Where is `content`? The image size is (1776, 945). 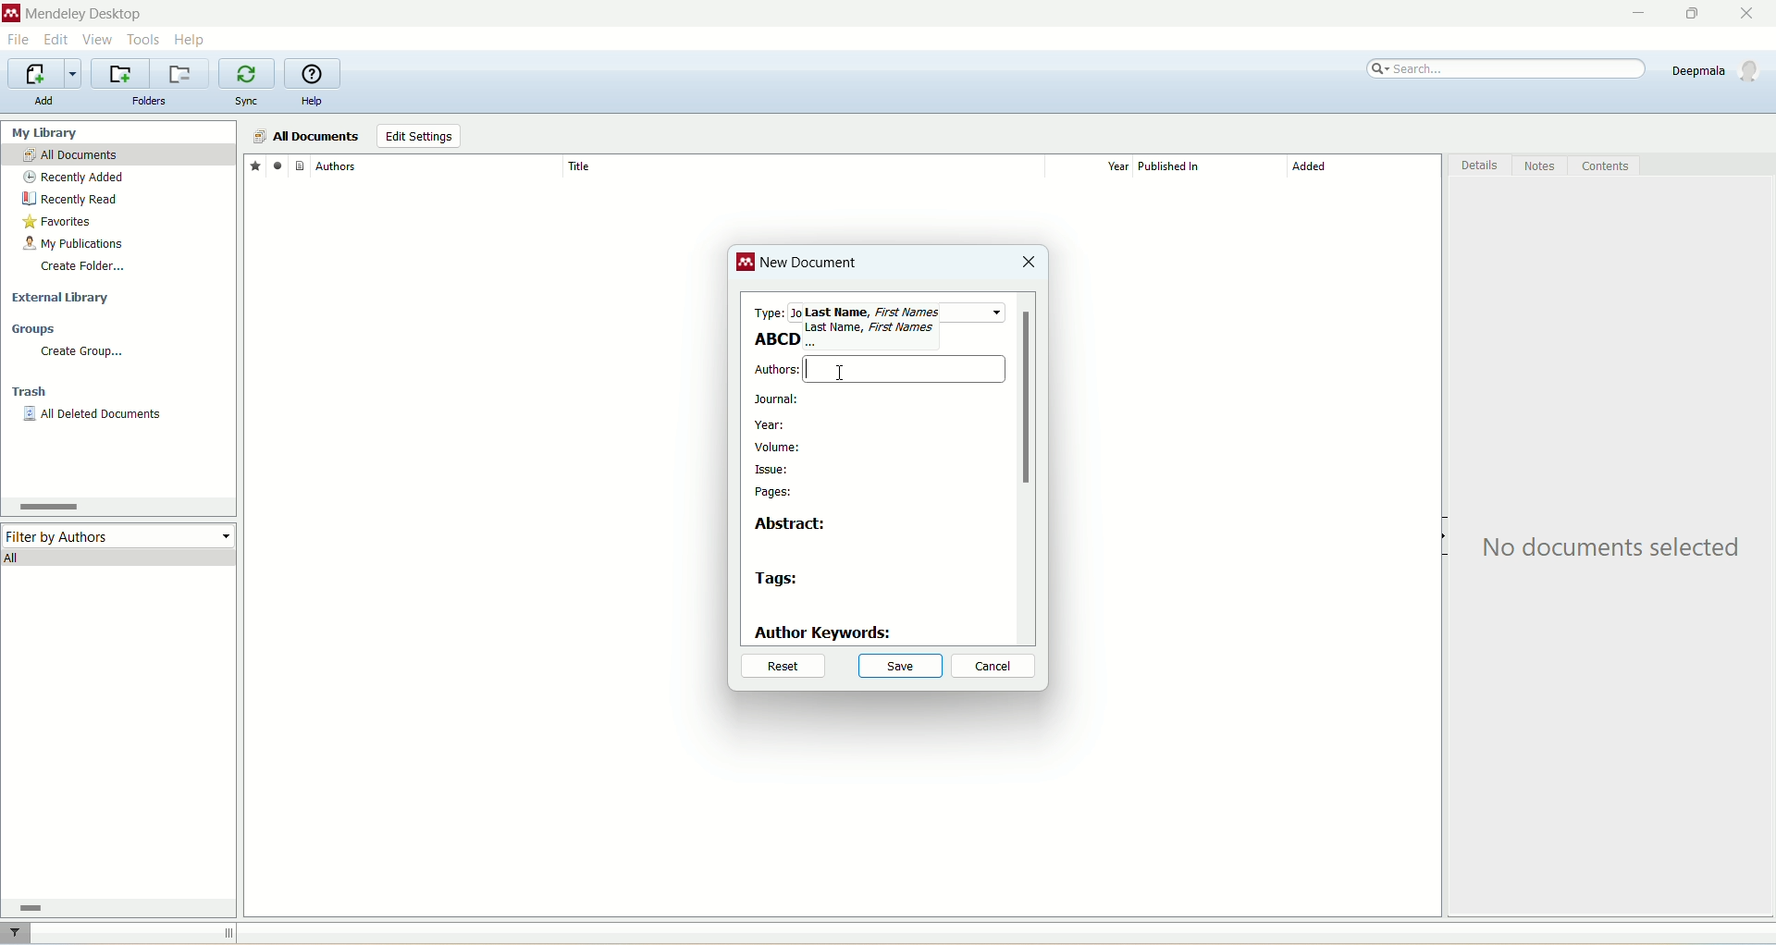 content is located at coordinates (1605, 166).